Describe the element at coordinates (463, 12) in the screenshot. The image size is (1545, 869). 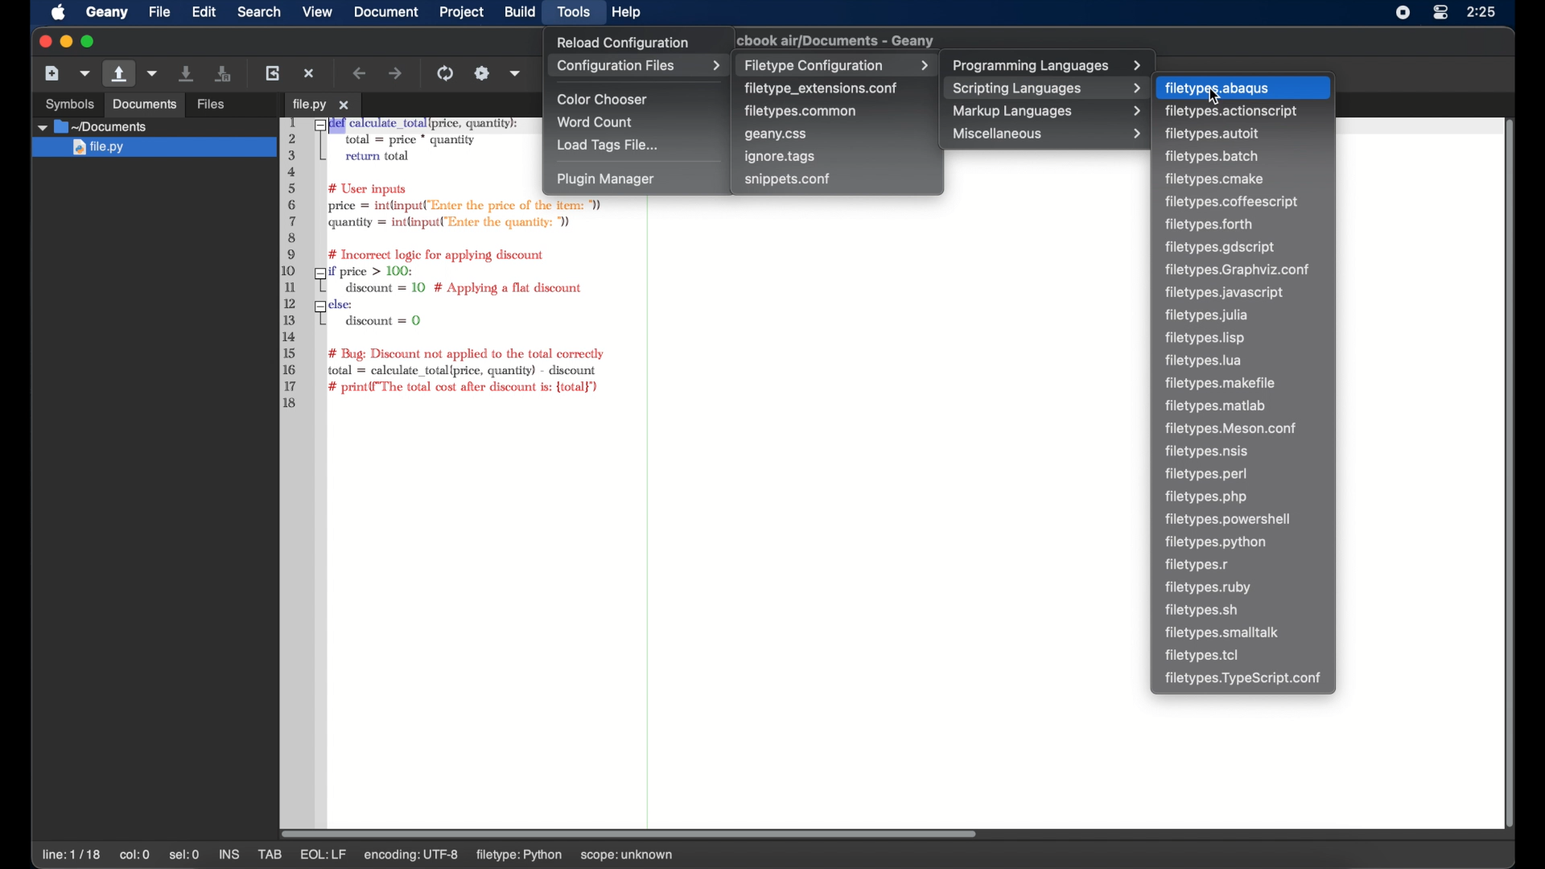
I see `project` at that location.